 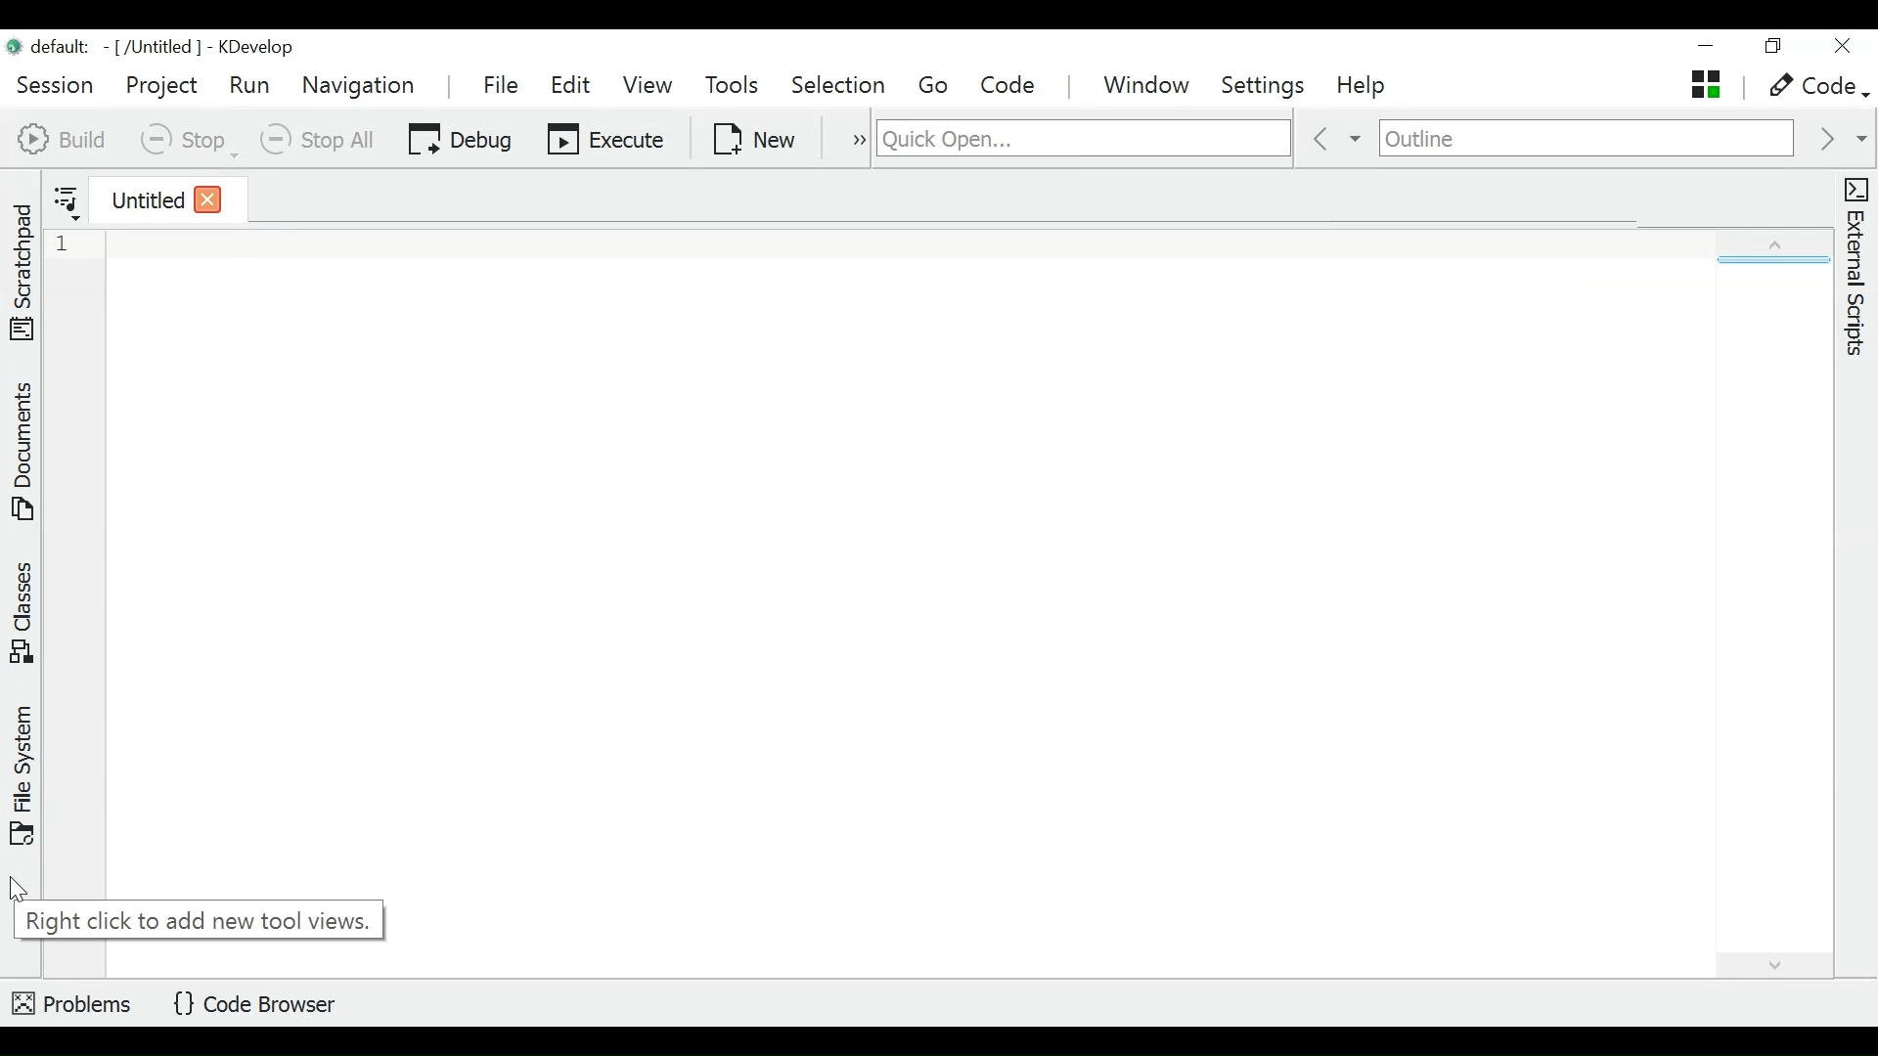 I want to click on Selection, so click(x=841, y=86).